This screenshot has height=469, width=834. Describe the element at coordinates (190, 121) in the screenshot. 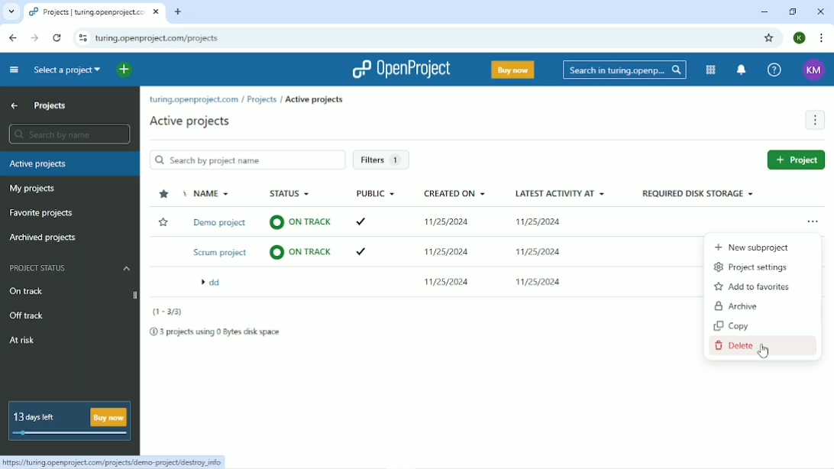

I see `Active projects` at that location.